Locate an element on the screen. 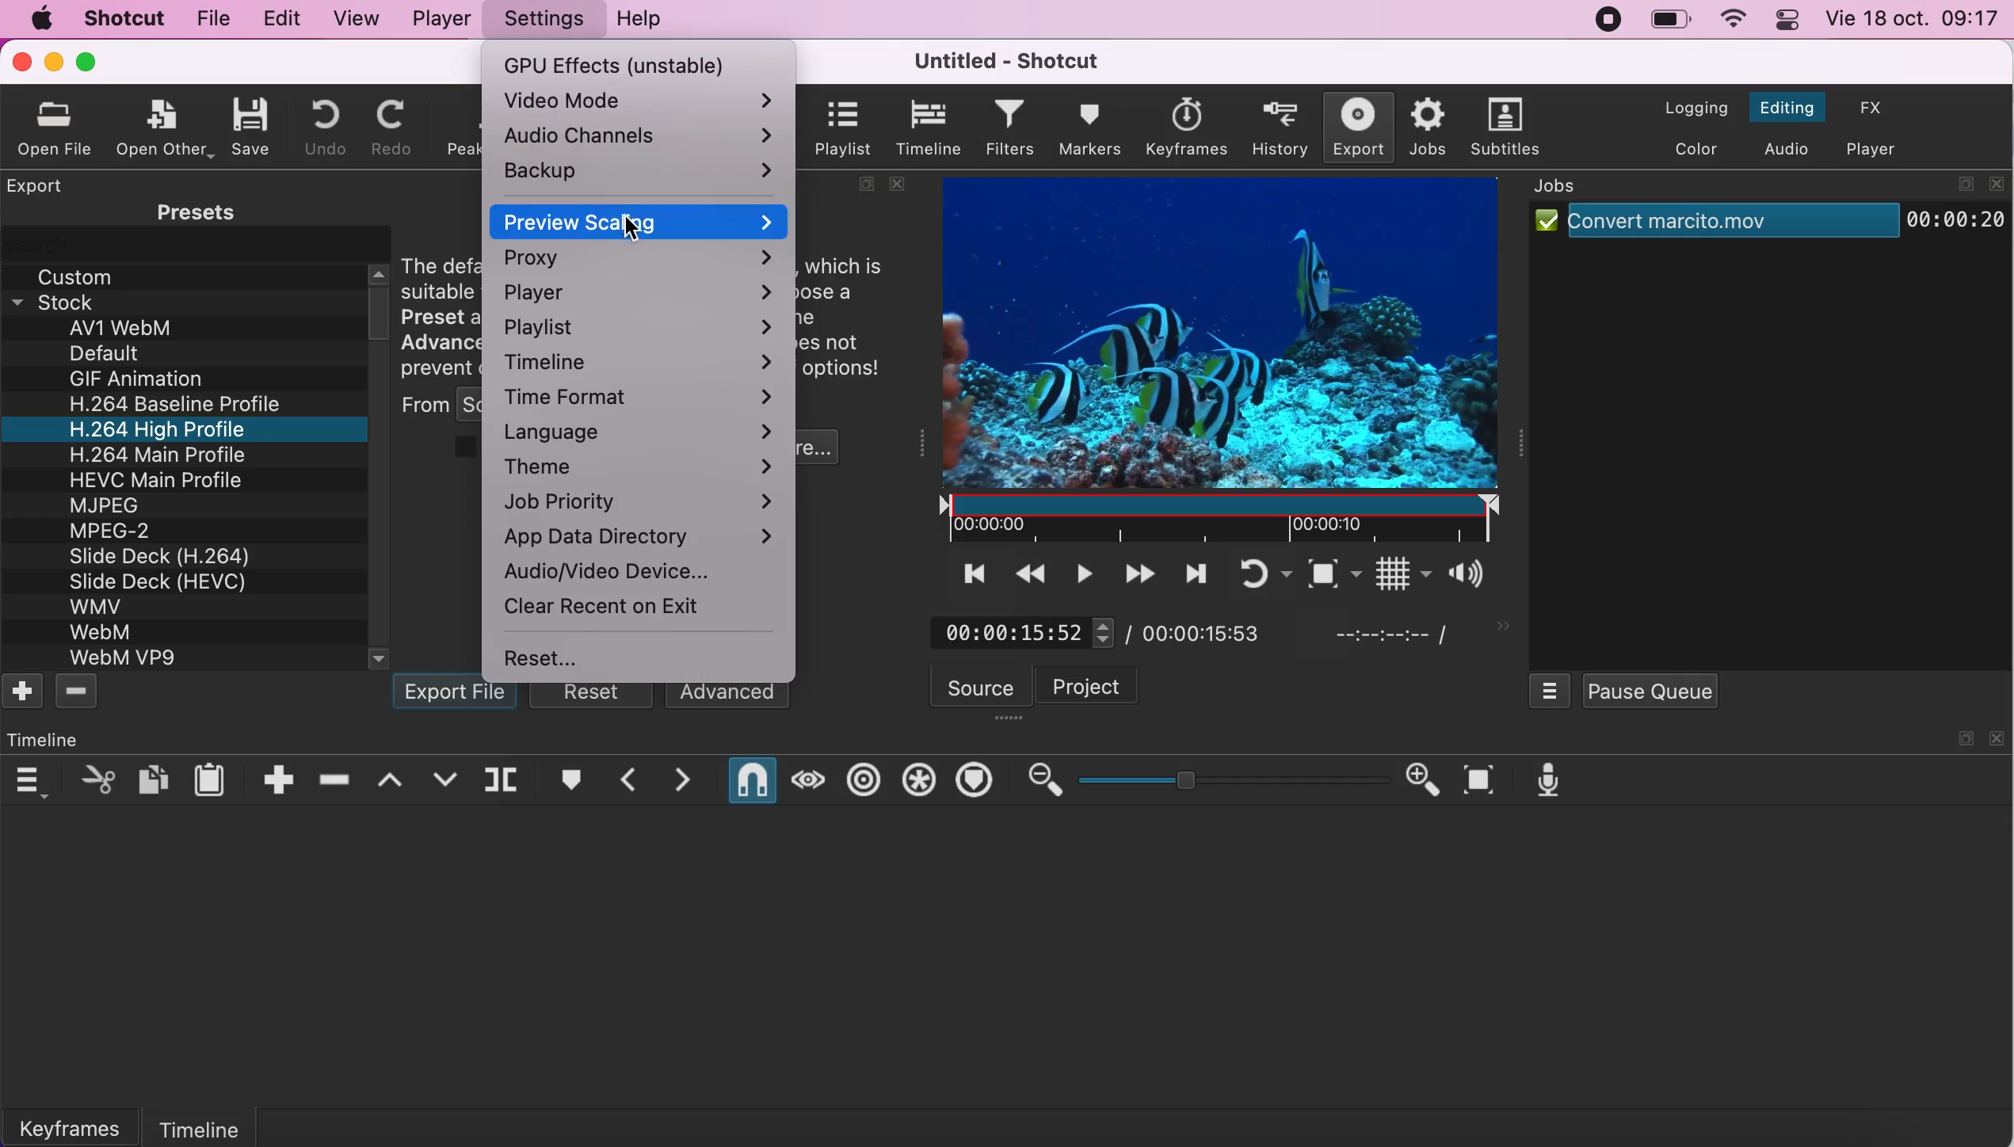 The width and height of the screenshot is (2014, 1147). toggle player looping is located at coordinates (1247, 573).